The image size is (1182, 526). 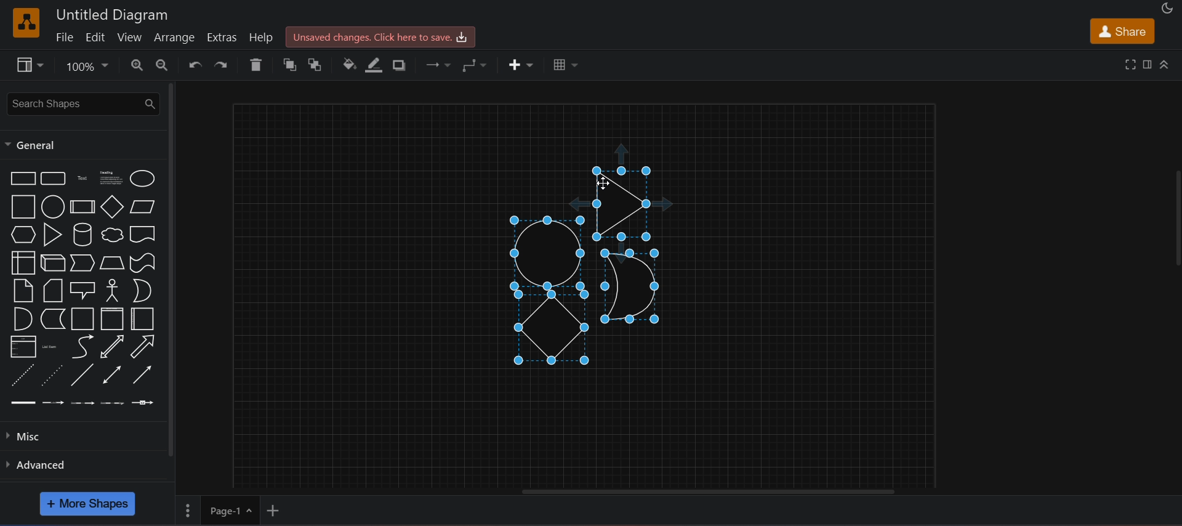 What do you see at coordinates (142, 290) in the screenshot?
I see `or` at bounding box center [142, 290].